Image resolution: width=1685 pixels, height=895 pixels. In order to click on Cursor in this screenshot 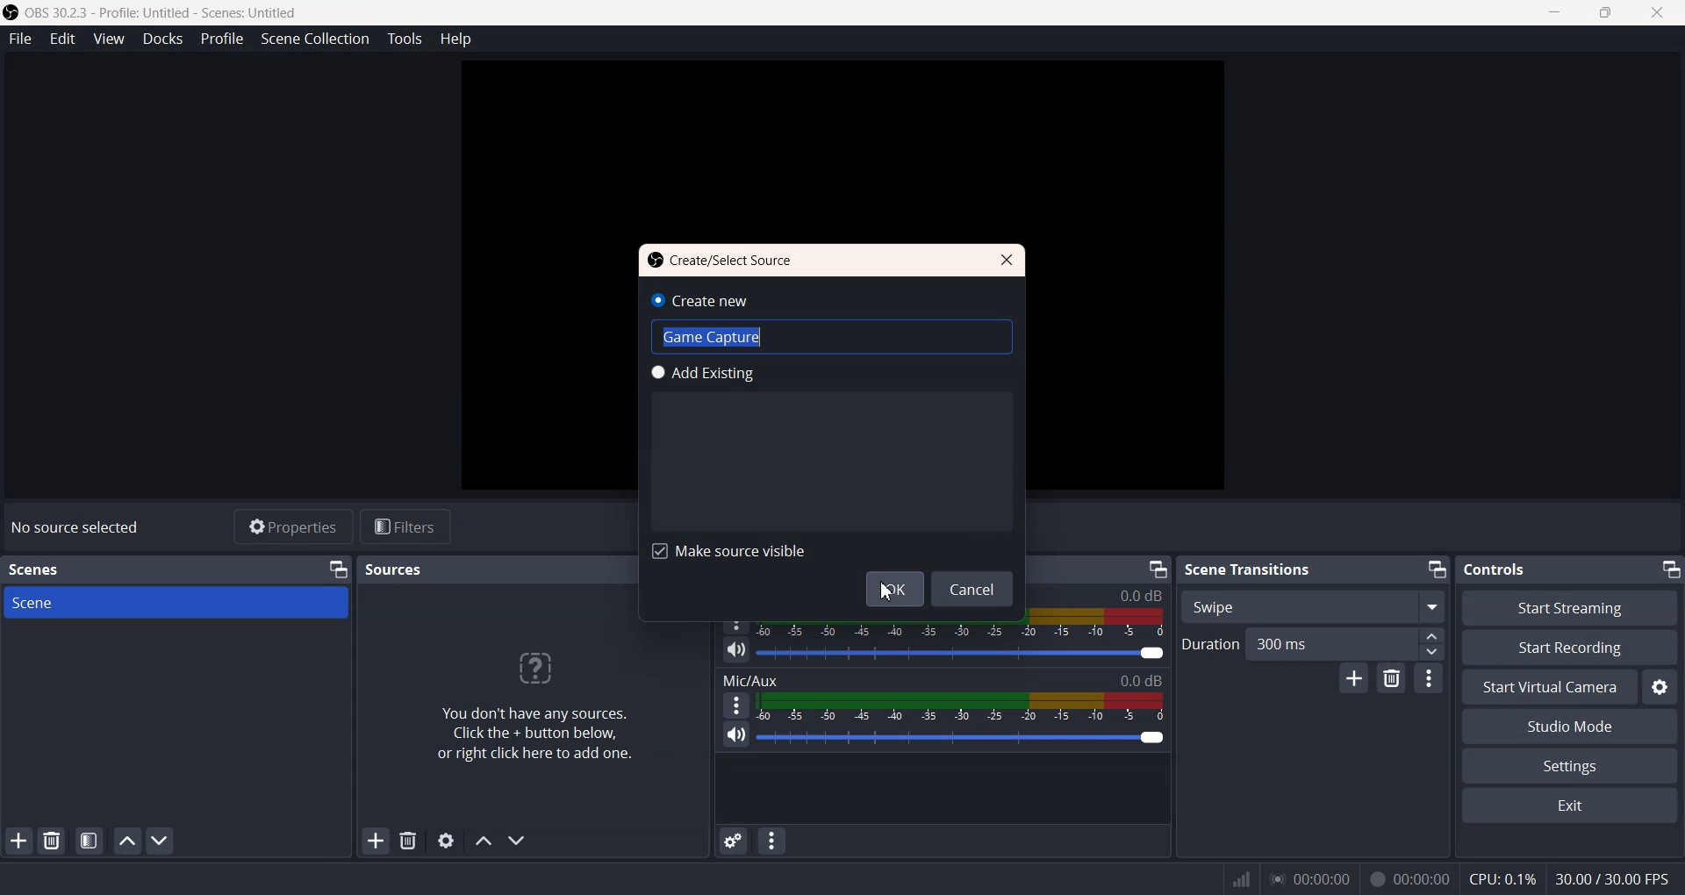, I will do `click(891, 591)`.